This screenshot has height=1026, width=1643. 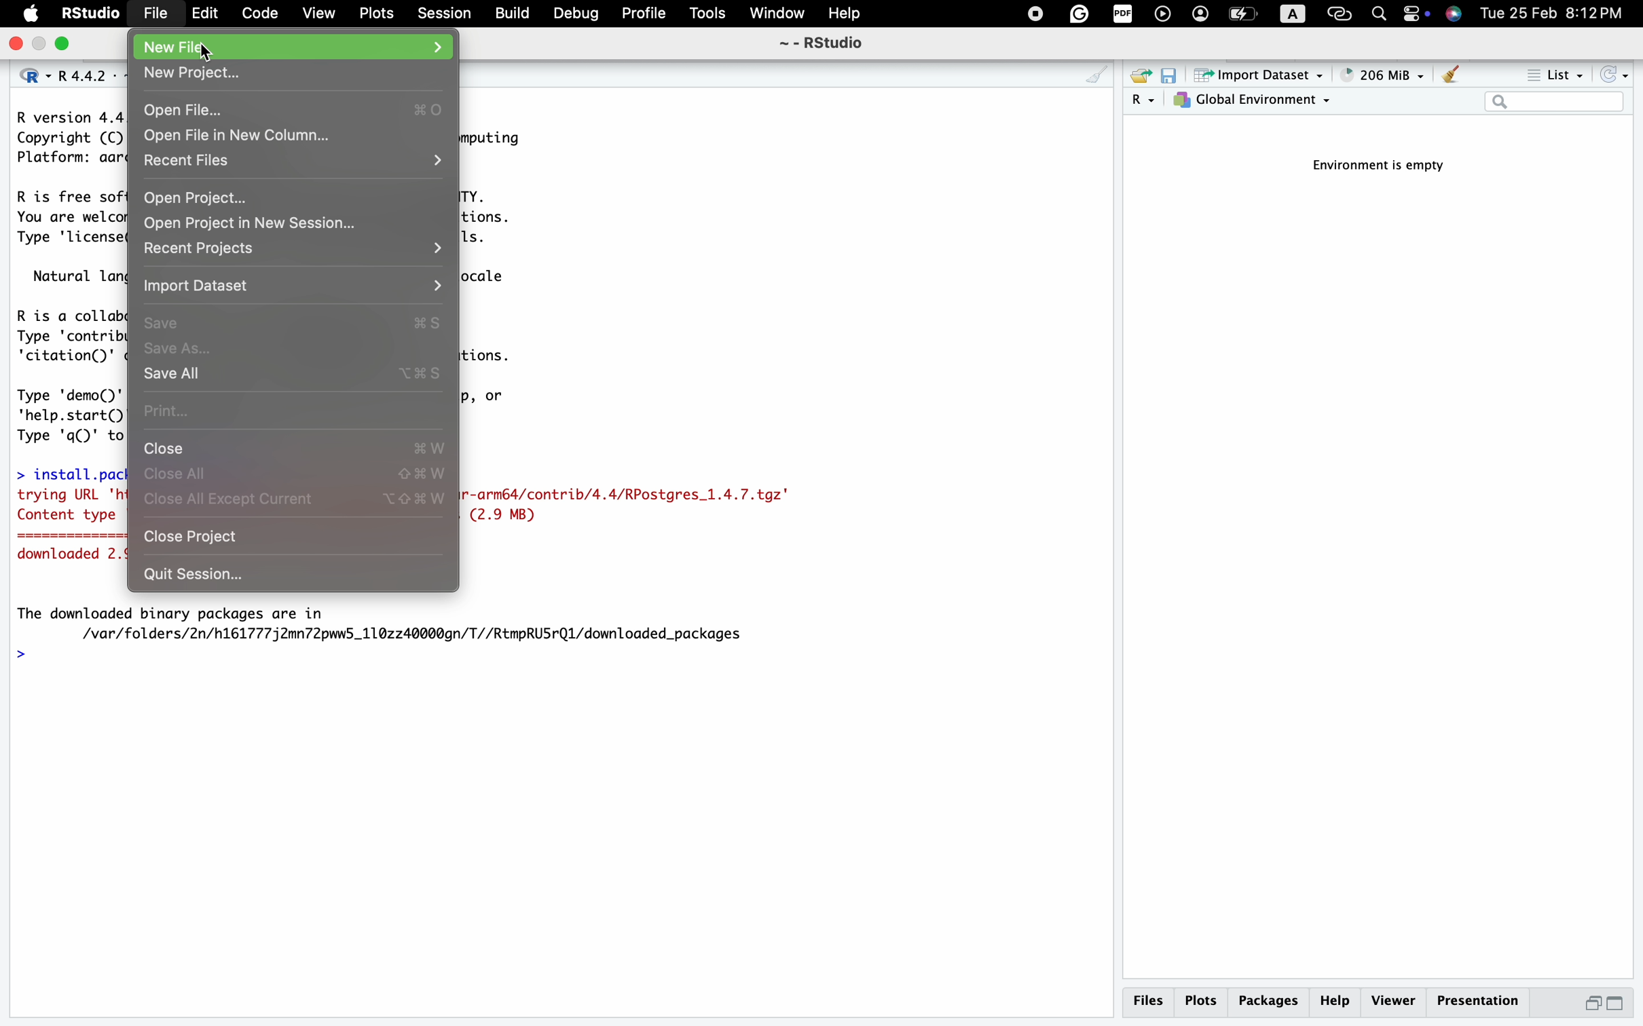 I want to click on demo and help of R, so click(x=68, y=413).